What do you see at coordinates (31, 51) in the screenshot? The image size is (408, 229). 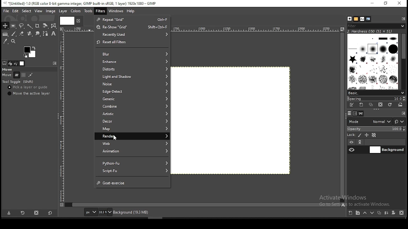 I see `colors` at bounding box center [31, 51].